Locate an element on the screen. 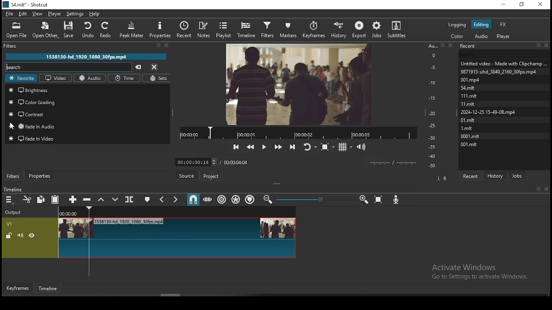  clear search is located at coordinates (138, 68).